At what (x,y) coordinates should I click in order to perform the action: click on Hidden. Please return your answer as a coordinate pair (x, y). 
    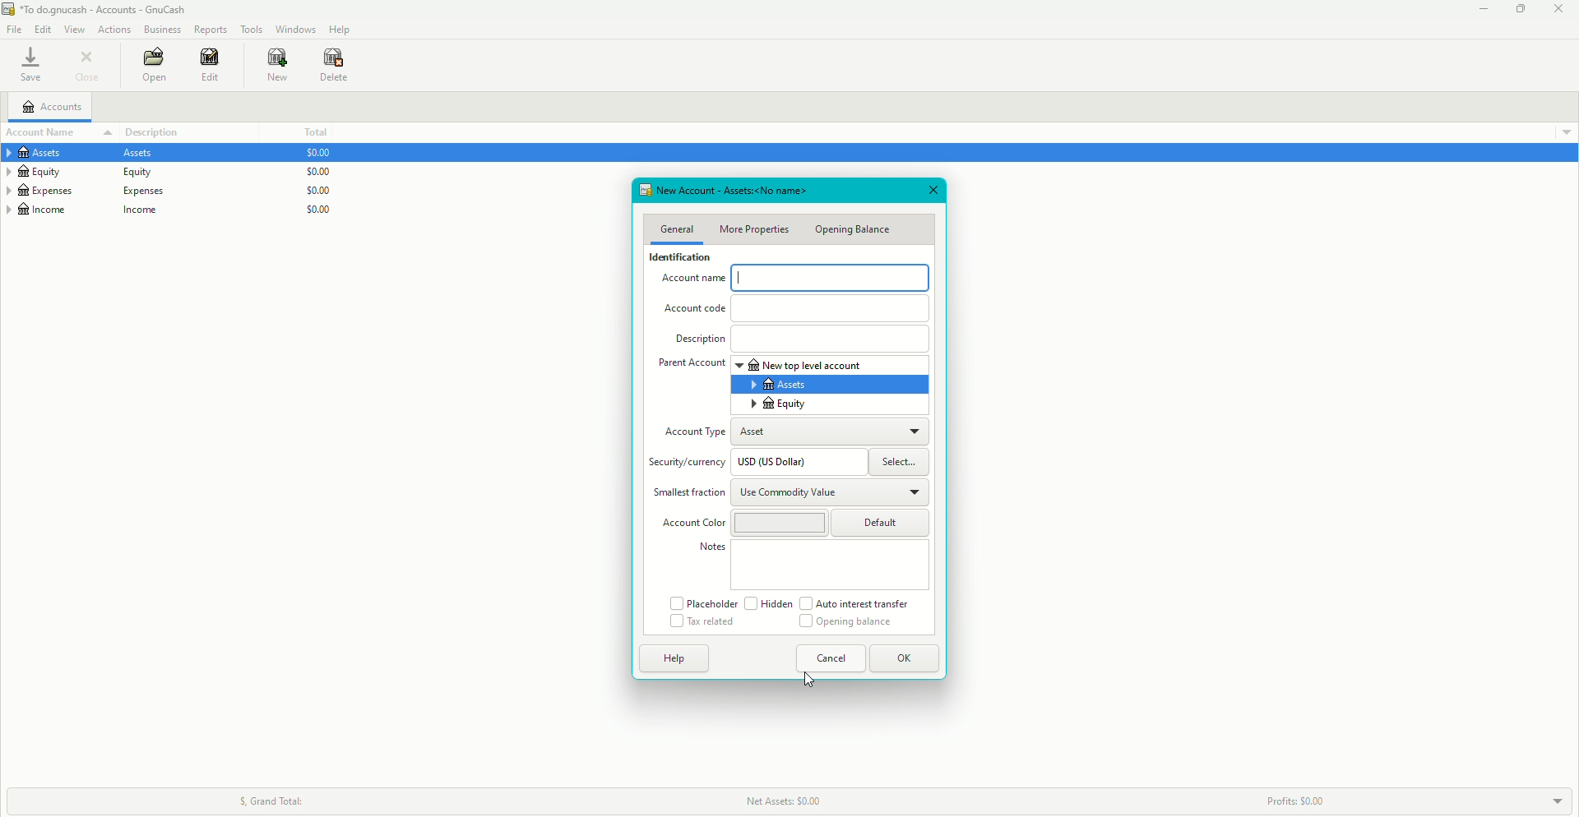
    Looking at the image, I should click on (767, 603).